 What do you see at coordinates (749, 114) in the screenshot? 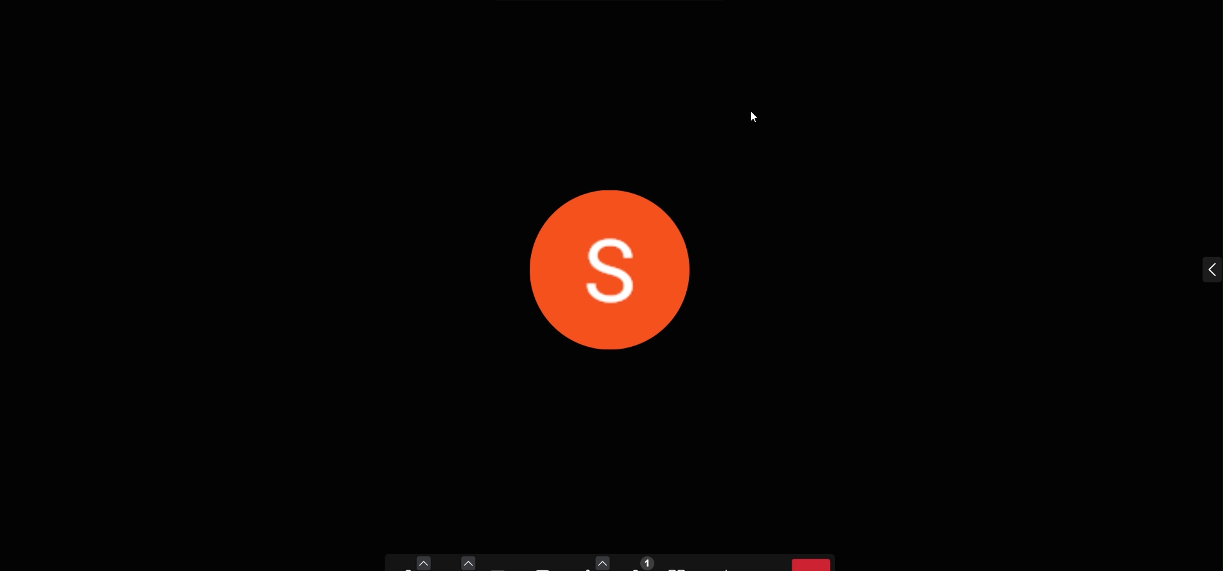
I see `cursor` at bounding box center [749, 114].